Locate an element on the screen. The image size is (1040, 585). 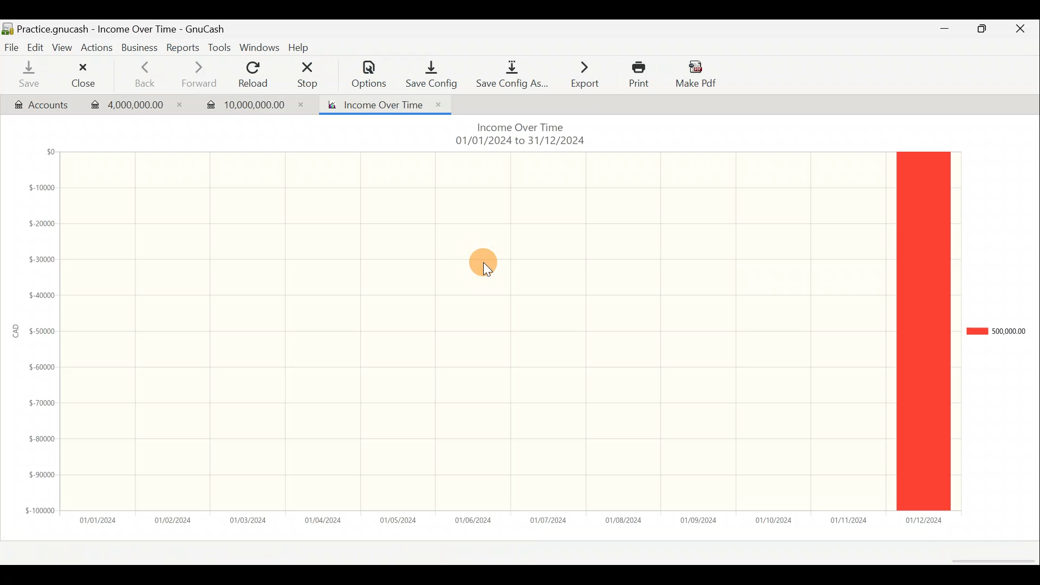
Windows is located at coordinates (262, 46).